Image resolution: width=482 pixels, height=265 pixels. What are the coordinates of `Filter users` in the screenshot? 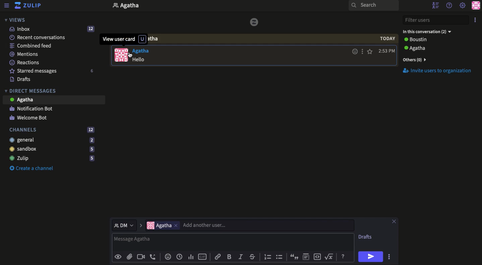 It's located at (436, 19).